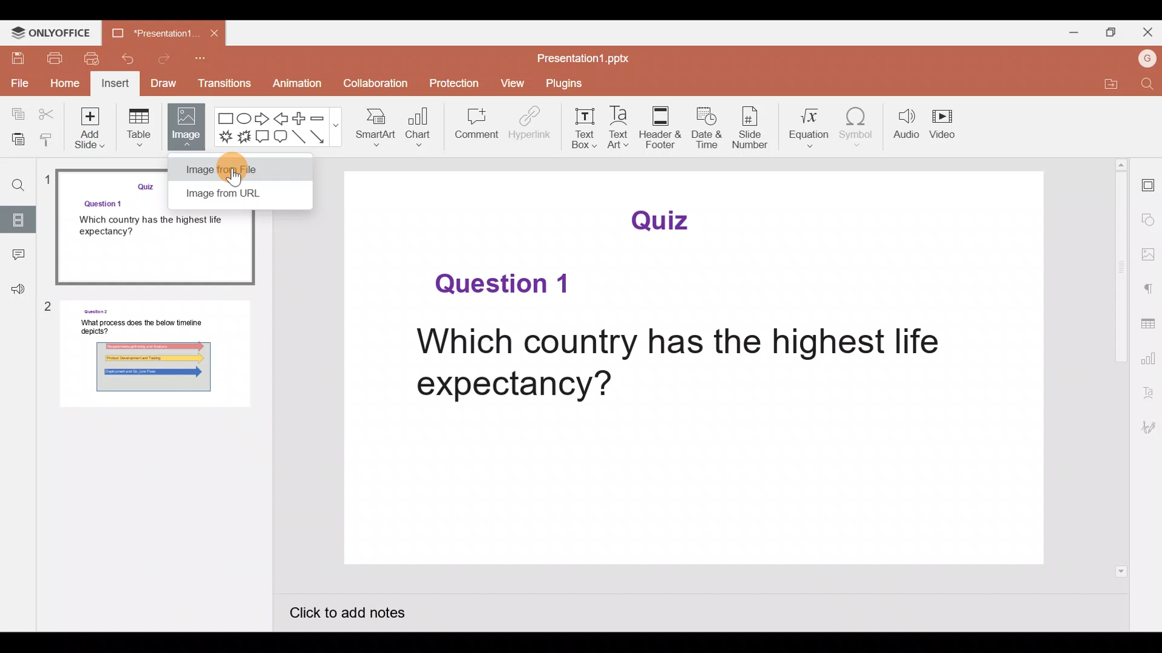 The image size is (1162, 653). What do you see at coordinates (291, 82) in the screenshot?
I see `Animation` at bounding box center [291, 82].